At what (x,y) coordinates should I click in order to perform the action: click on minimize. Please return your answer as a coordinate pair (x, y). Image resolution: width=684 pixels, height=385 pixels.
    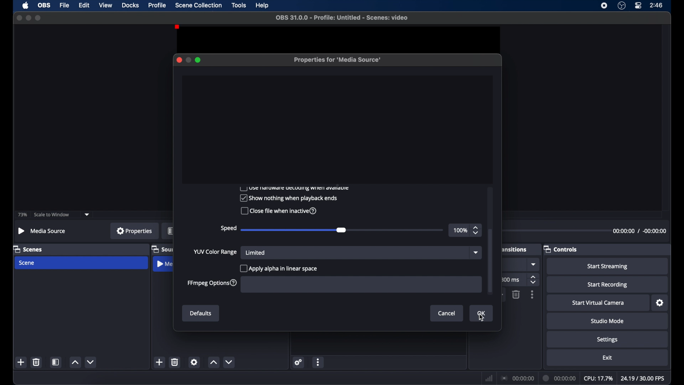
    Looking at the image, I should click on (188, 60).